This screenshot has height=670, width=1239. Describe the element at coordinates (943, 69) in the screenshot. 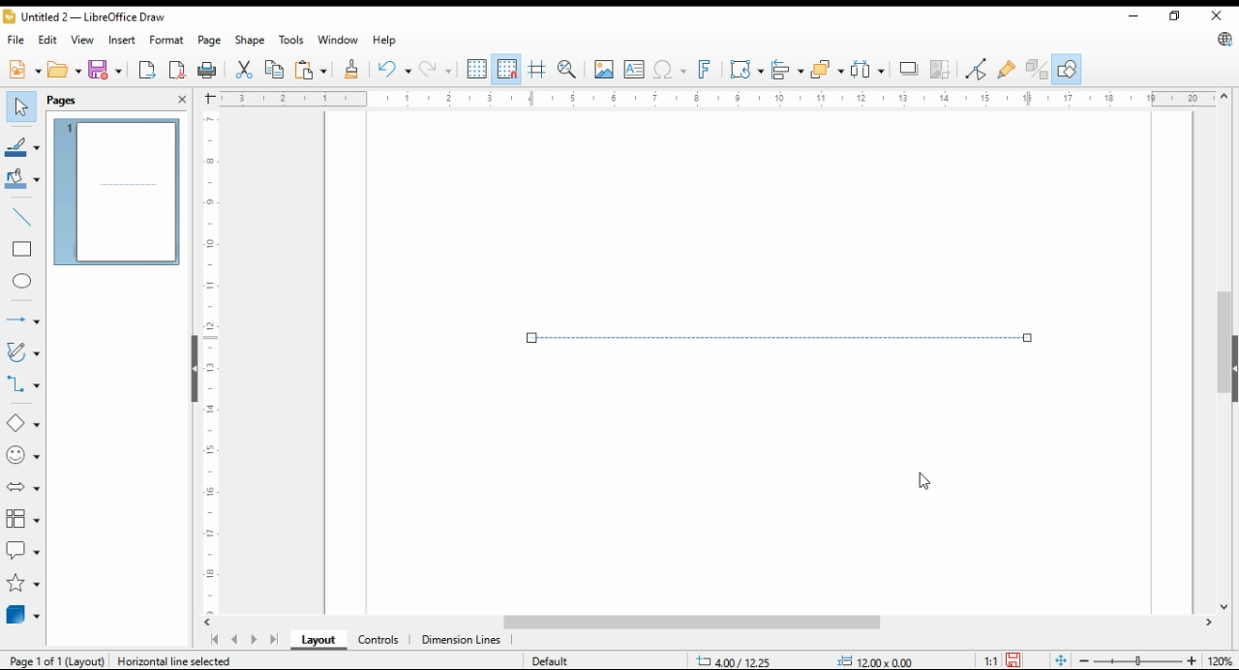

I see `crop` at that location.